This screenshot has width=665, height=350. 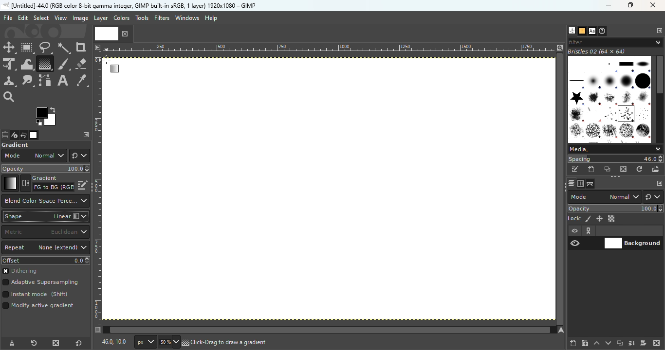 What do you see at coordinates (607, 5) in the screenshot?
I see `Minimize` at bounding box center [607, 5].